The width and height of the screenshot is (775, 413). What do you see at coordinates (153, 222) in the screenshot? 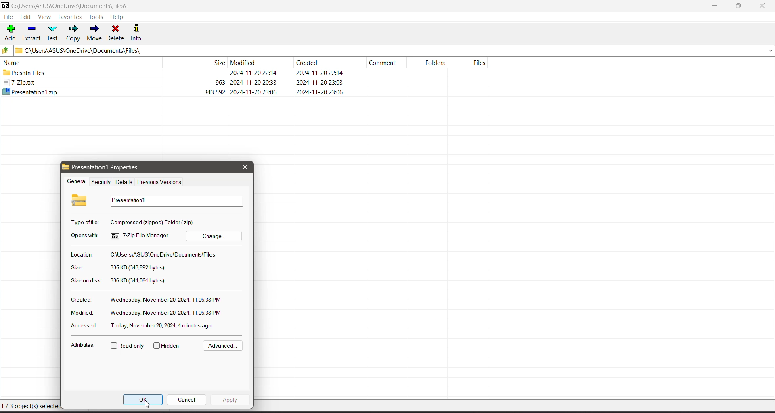
I see `Selected file type` at bounding box center [153, 222].